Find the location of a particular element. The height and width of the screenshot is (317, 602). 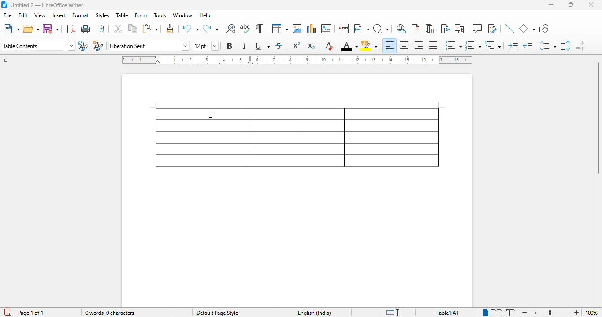

save is located at coordinates (51, 29).